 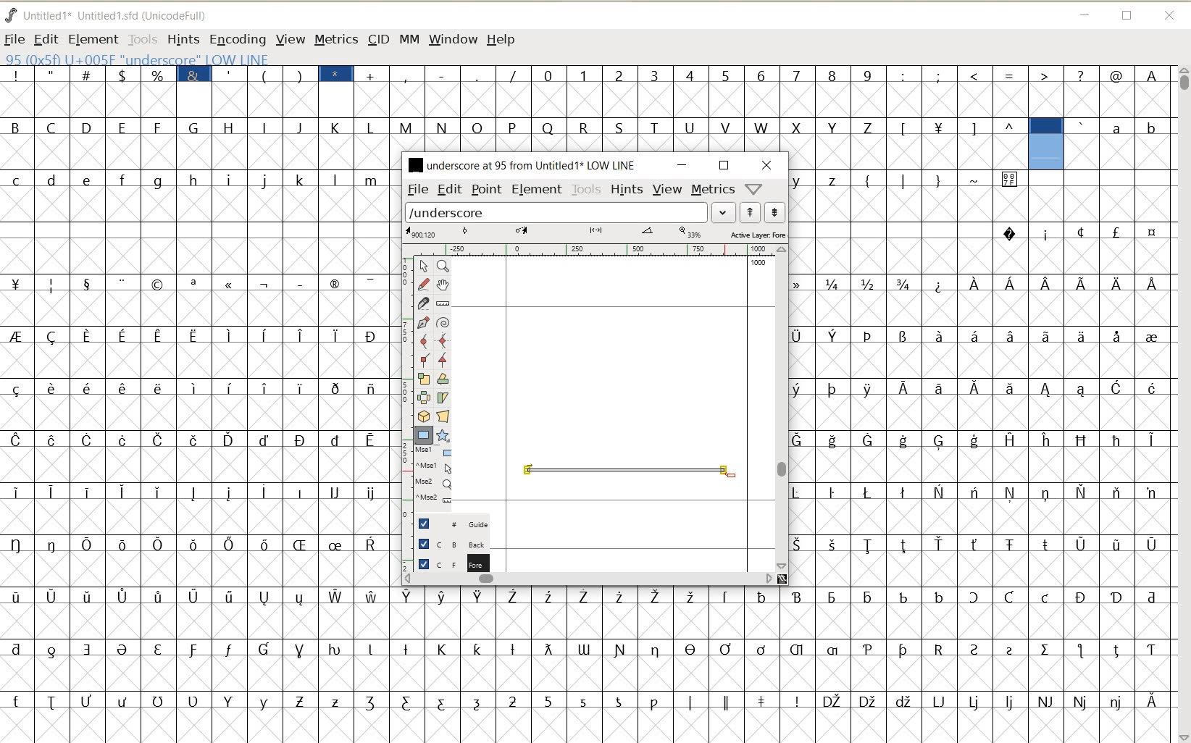 I want to click on GLYPHY CHARACTERS, so click(x=907, y=420).